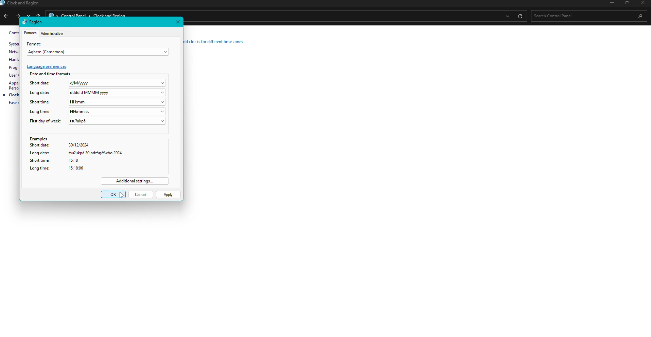 Image resolution: width=651 pixels, height=337 pixels. Describe the element at coordinates (141, 194) in the screenshot. I see `Cancel` at that location.